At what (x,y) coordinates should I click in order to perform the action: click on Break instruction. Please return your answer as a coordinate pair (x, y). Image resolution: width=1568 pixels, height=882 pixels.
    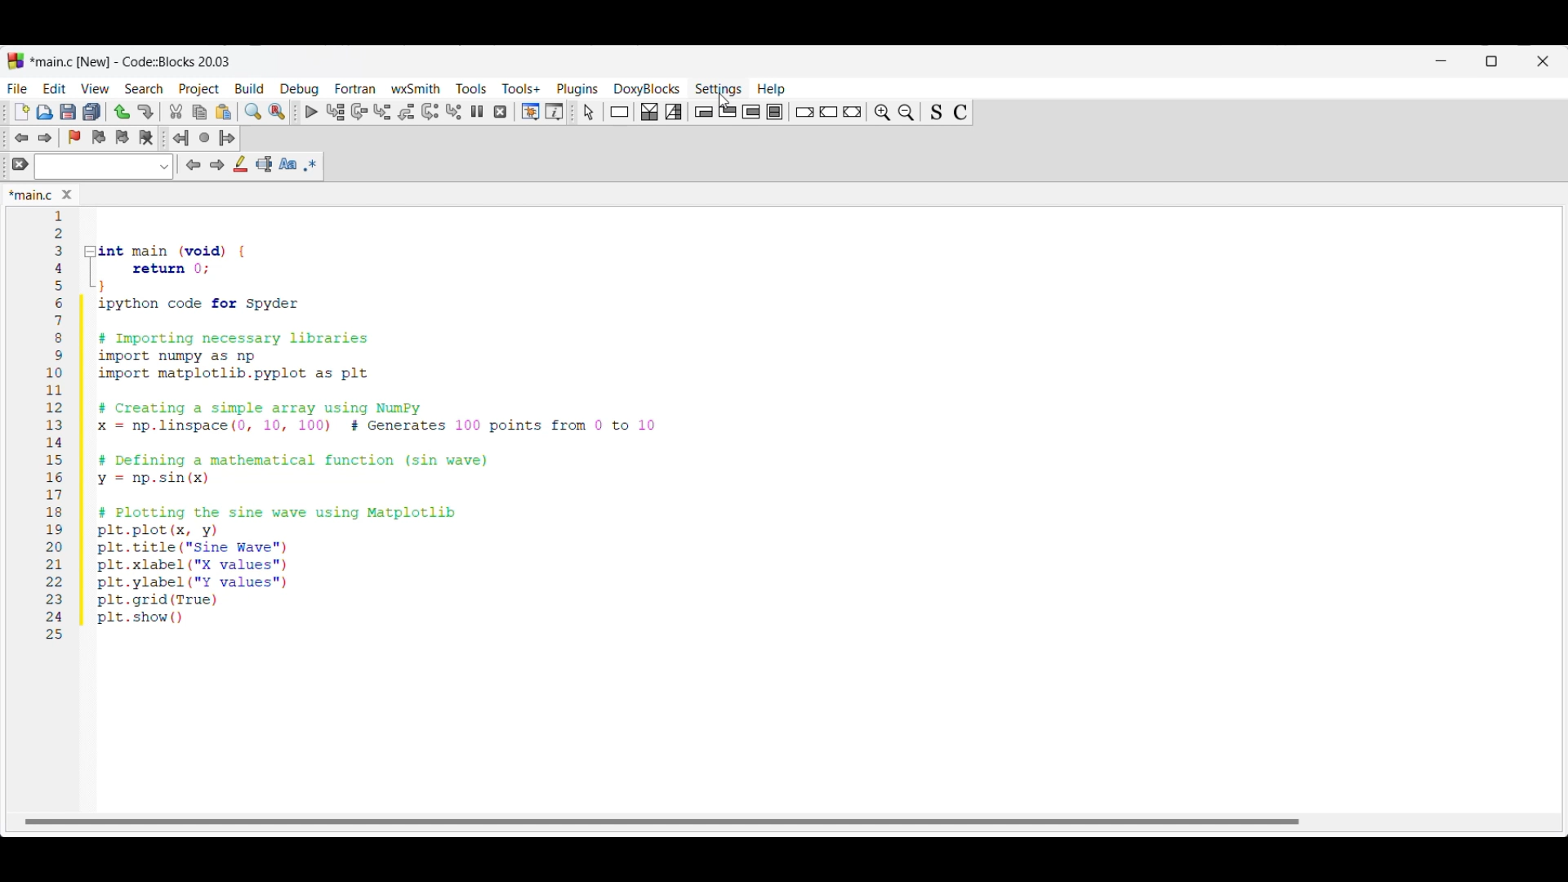
    Looking at the image, I should click on (804, 112).